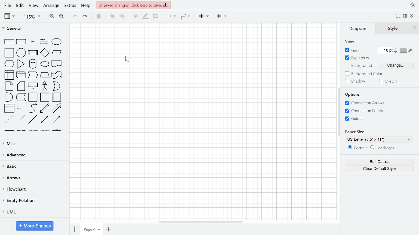 This screenshot has width=419, height=235. Describe the element at coordinates (33, 75) in the screenshot. I see `step` at that location.